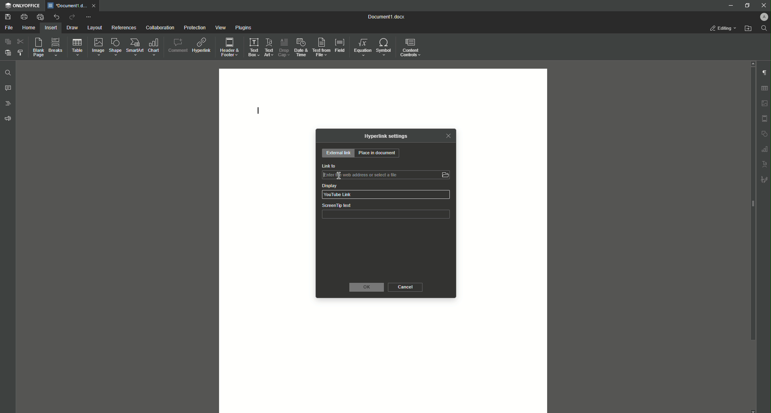  Describe the element at coordinates (8, 41) in the screenshot. I see `Copy` at that location.